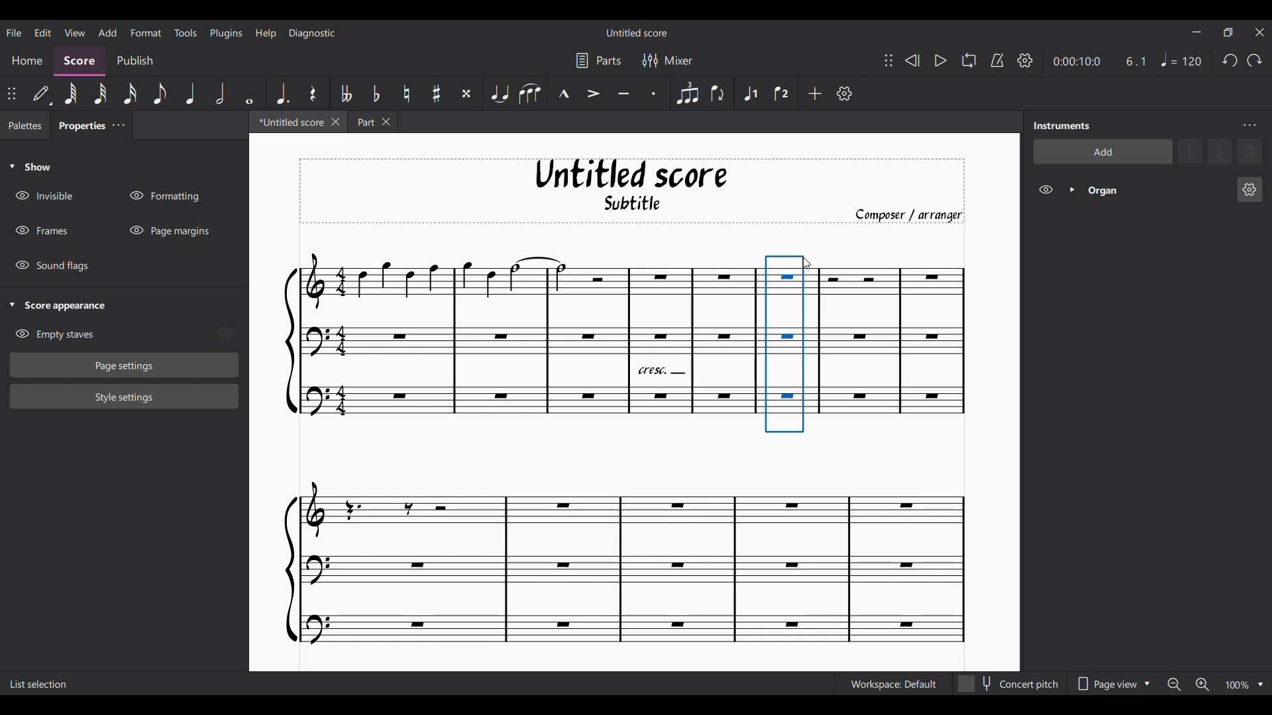 This screenshot has width=1272, height=715. What do you see at coordinates (1190, 151) in the screenshot?
I see `Move selection up` at bounding box center [1190, 151].